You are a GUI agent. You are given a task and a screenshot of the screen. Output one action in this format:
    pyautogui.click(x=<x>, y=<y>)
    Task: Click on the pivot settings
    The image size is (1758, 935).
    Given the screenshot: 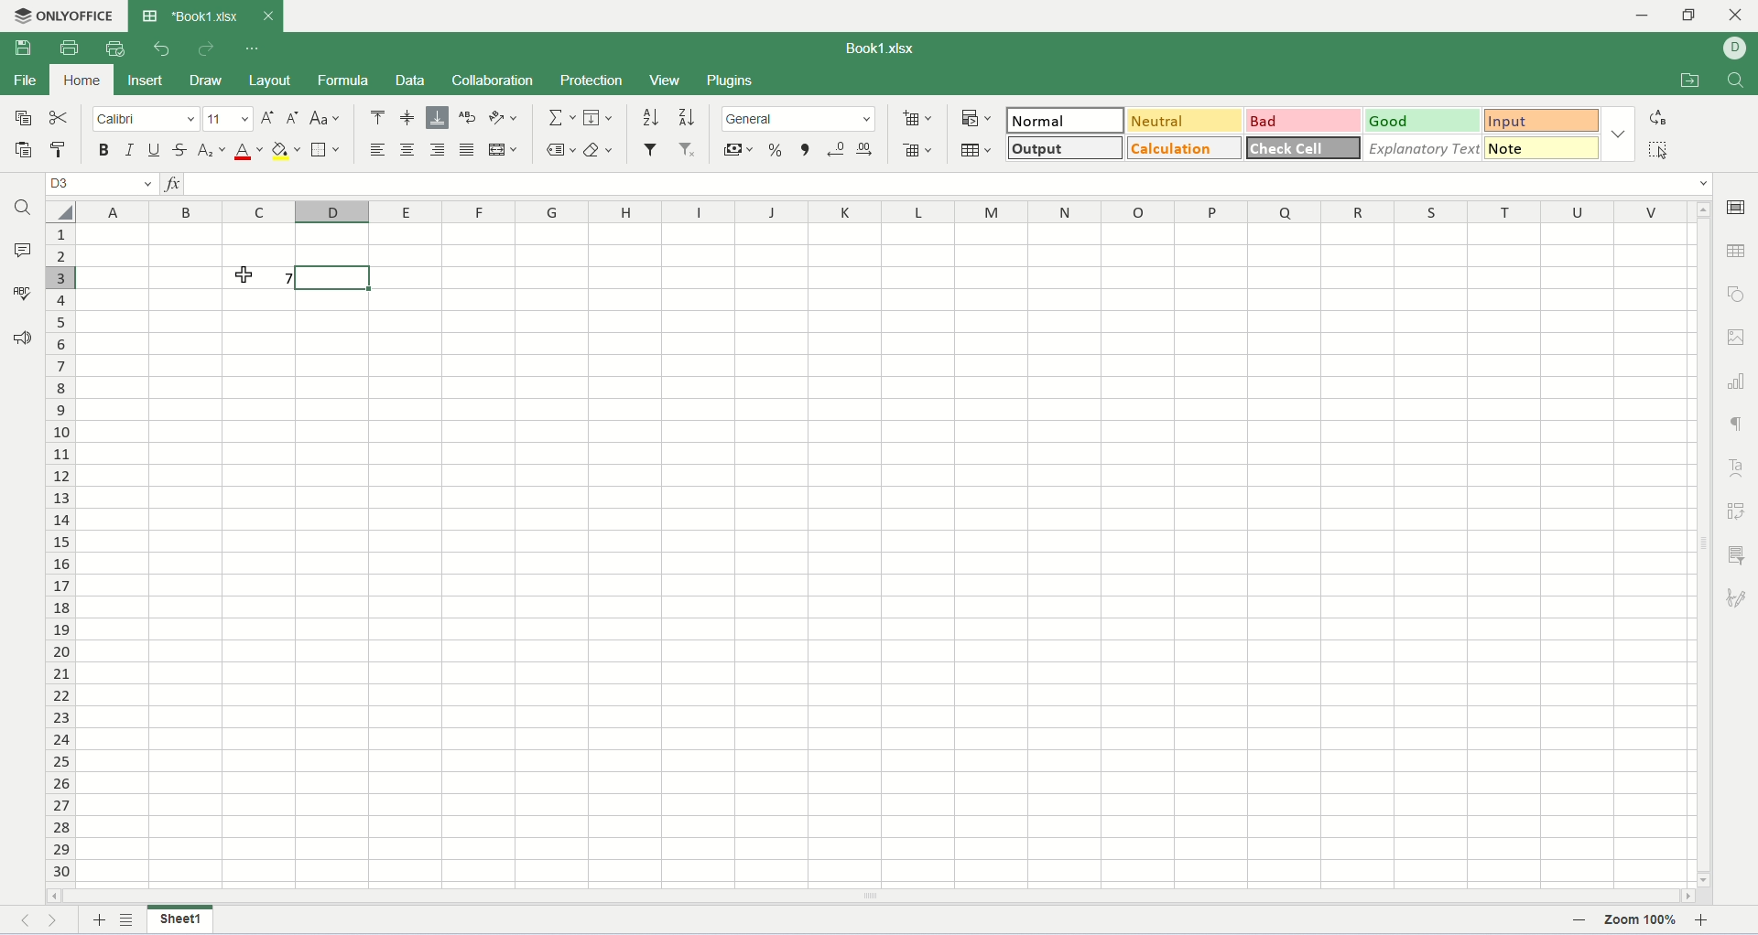 What is the action you would take?
    pyautogui.click(x=1741, y=511)
    